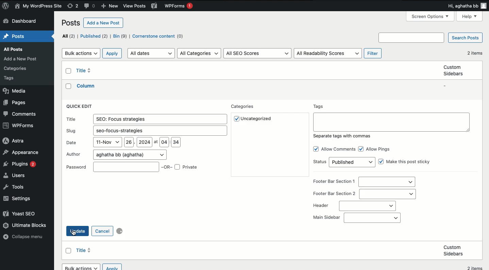 The image size is (489, 270). Describe the element at coordinates (69, 36) in the screenshot. I see `All` at that location.